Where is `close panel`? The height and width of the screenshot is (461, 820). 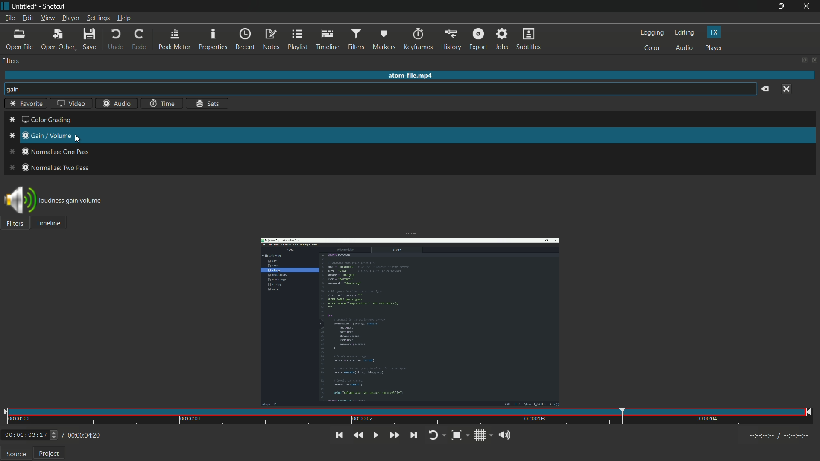 close panel is located at coordinates (814, 60).